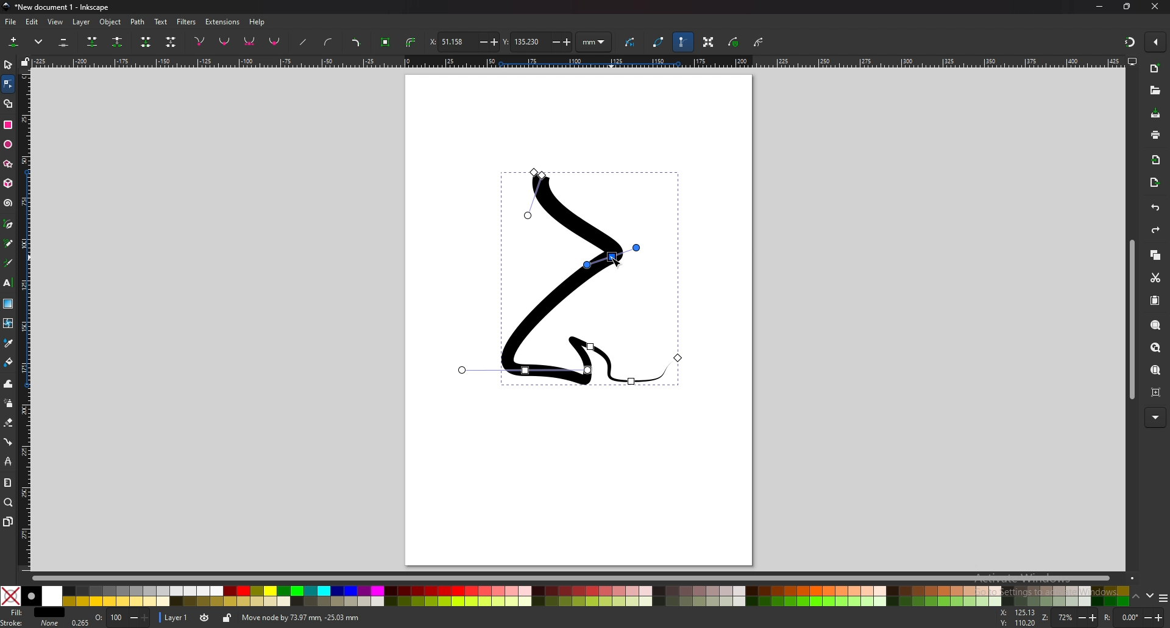 This screenshot has height=628, width=1170. Describe the element at coordinates (304, 43) in the screenshot. I see `straighten lines` at that location.